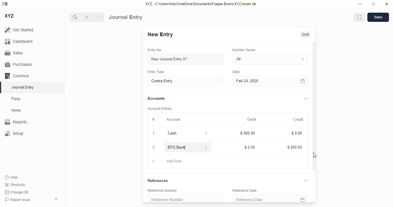 This screenshot has height=207, width=393. Describe the element at coordinates (87, 17) in the screenshot. I see `previous` at that location.